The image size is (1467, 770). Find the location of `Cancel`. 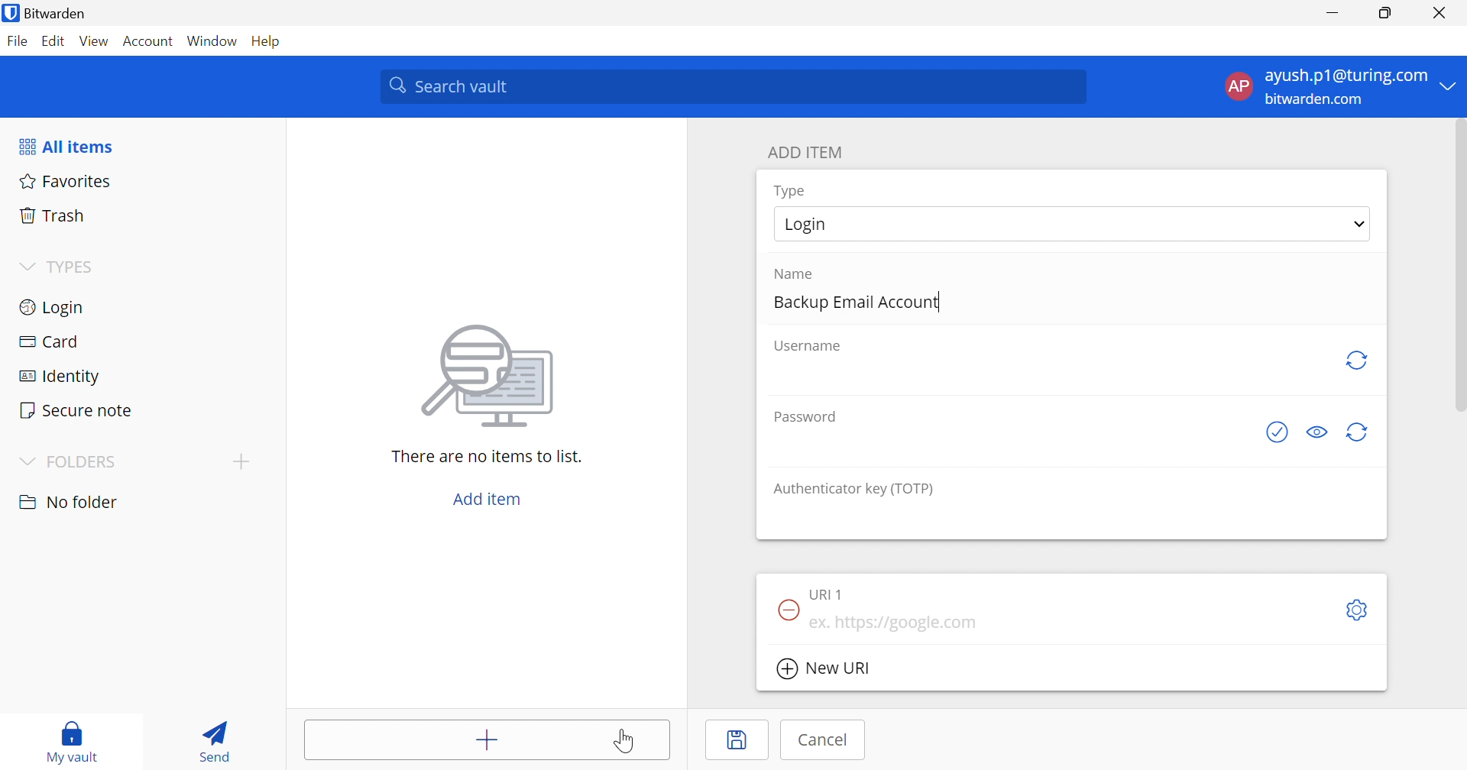

Cancel is located at coordinates (824, 740).